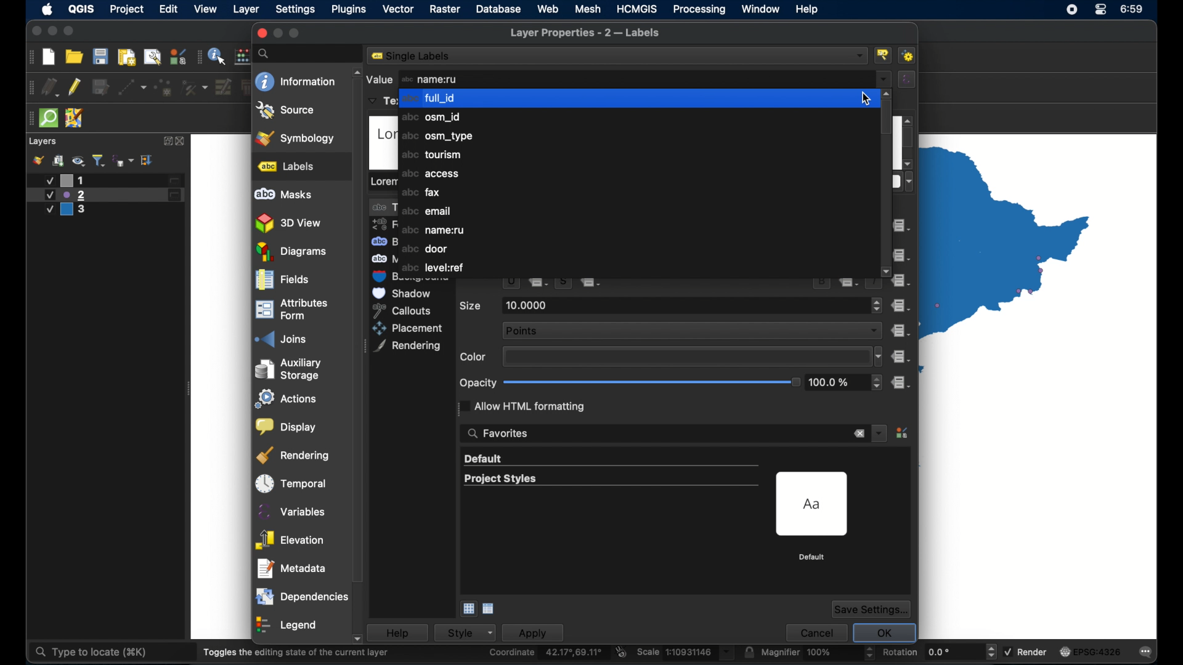  Describe the element at coordinates (100, 87) in the screenshot. I see `save edits` at that location.